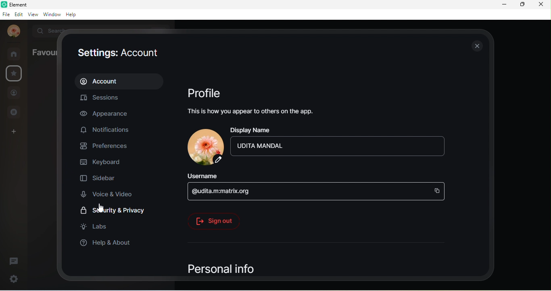  What do you see at coordinates (250, 112) in the screenshot?
I see `this is how you appear to others on the app` at bounding box center [250, 112].